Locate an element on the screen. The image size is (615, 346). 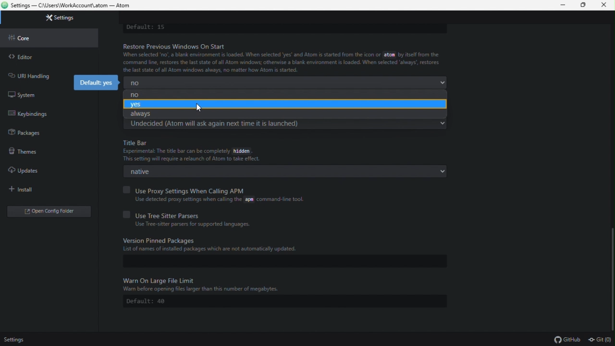
atom logo is located at coordinates (5, 6).